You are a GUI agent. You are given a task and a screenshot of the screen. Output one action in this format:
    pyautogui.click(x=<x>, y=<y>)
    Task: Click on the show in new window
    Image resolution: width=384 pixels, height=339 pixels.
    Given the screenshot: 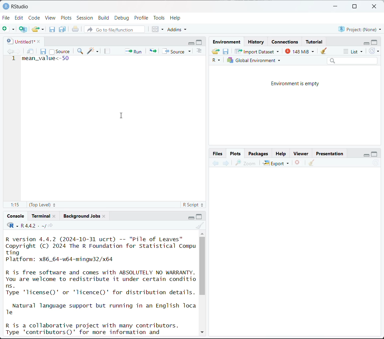 What is the action you would take?
    pyautogui.click(x=31, y=52)
    